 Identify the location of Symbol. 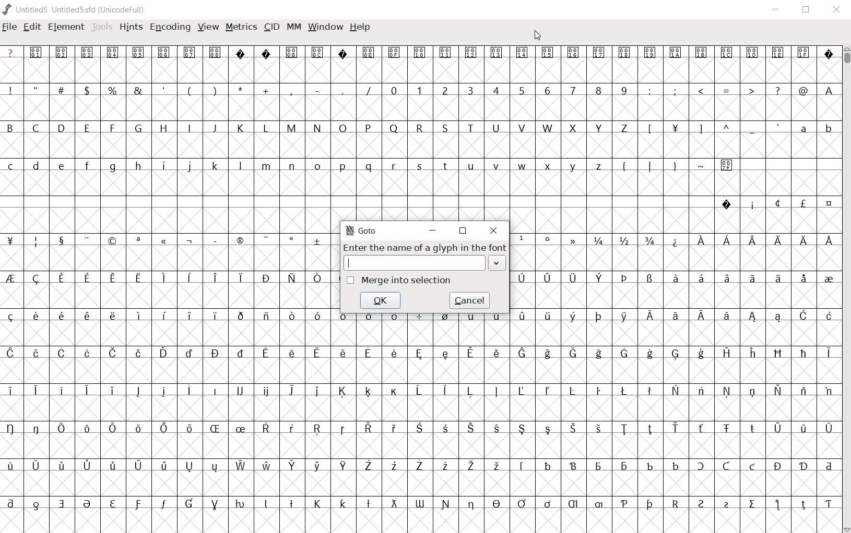
(265, 317).